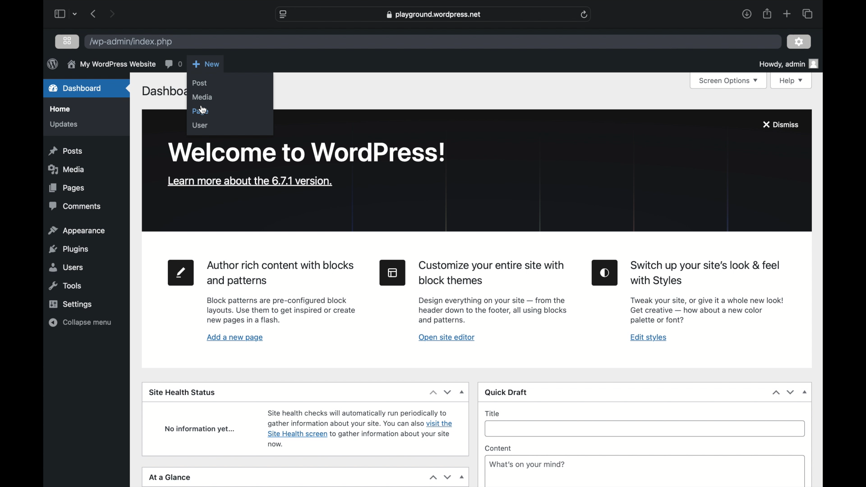 This screenshot has height=487, width=866. I want to click on web address, so click(433, 14).